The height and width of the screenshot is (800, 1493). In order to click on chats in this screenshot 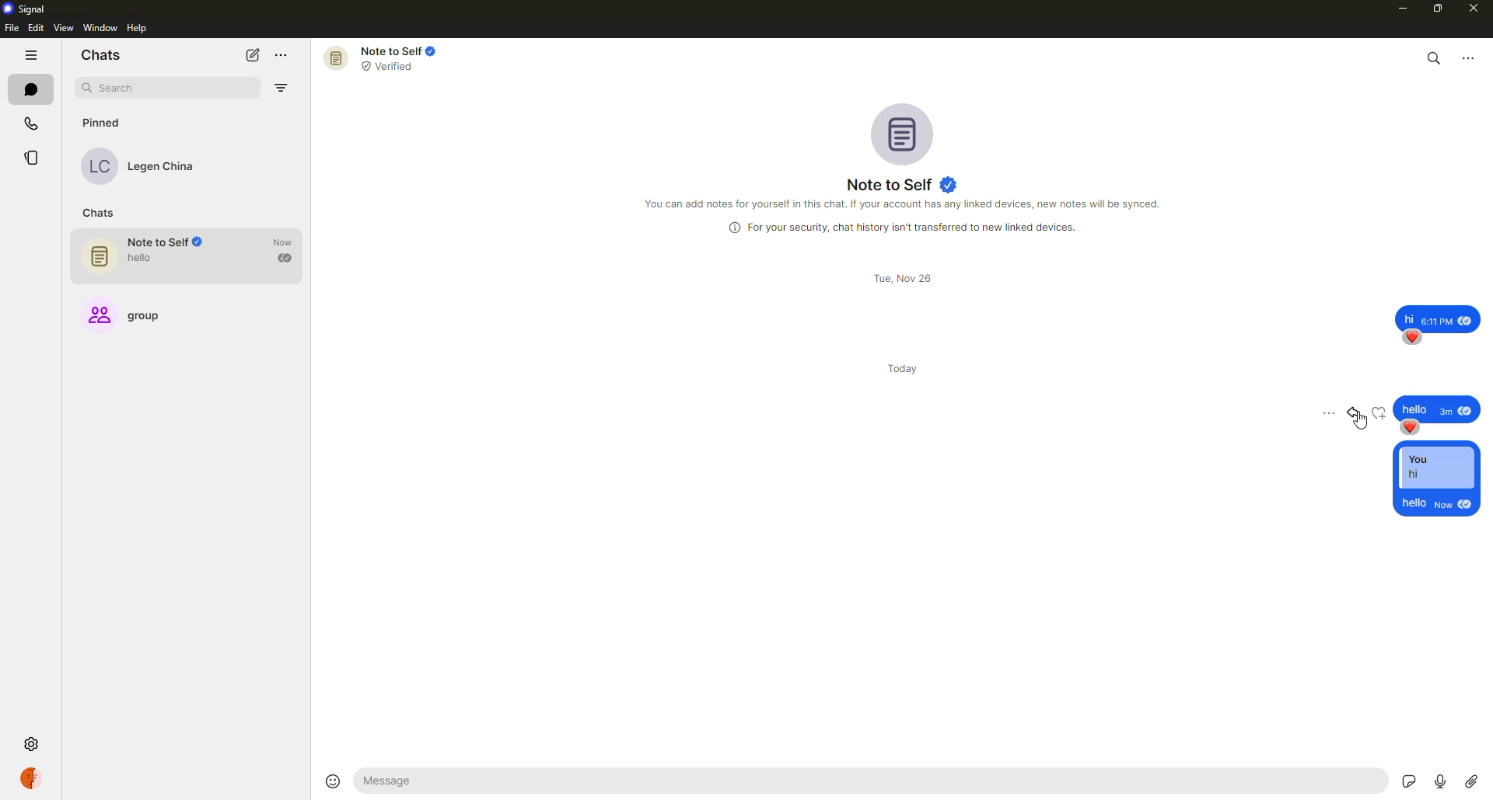, I will do `click(30, 89)`.